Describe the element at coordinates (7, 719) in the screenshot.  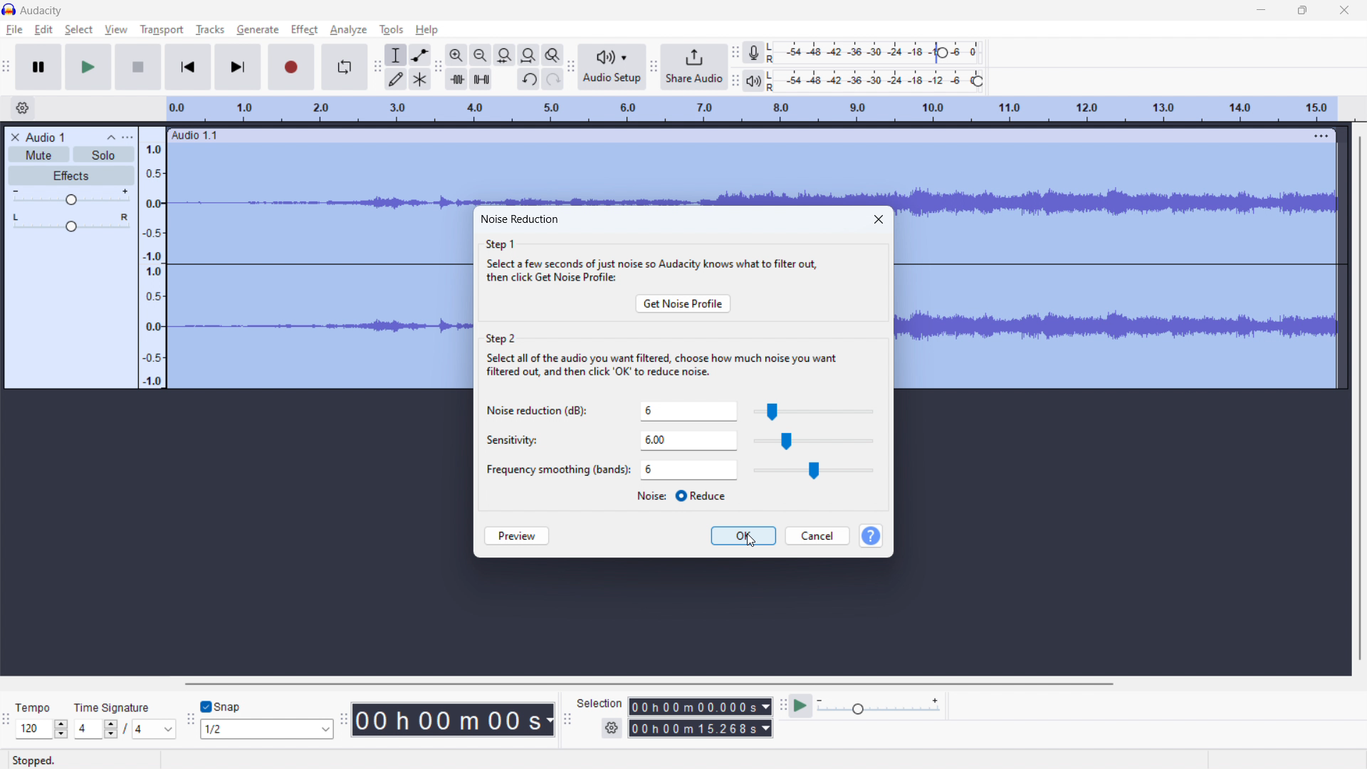
I see `time signature toolbar` at that location.